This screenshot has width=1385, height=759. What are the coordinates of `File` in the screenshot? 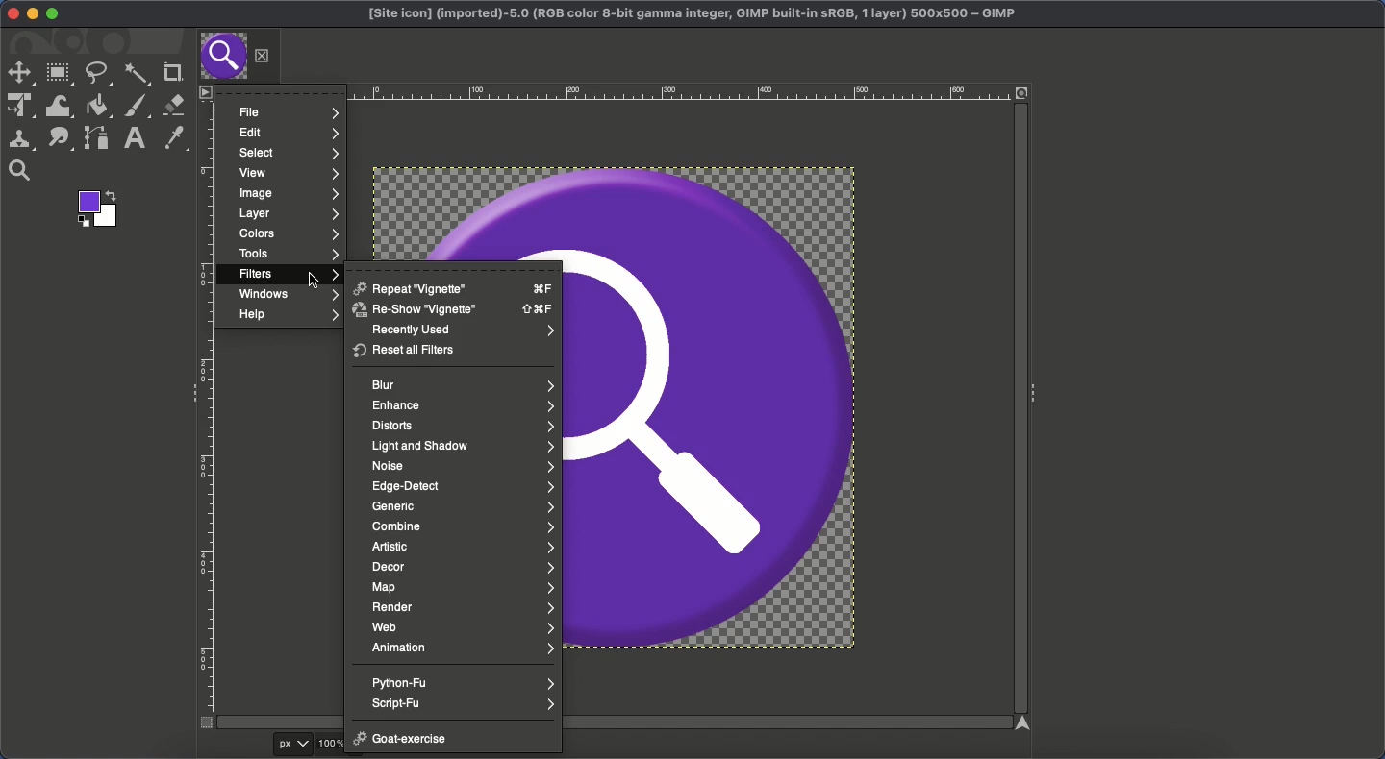 It's located at (291, 112).